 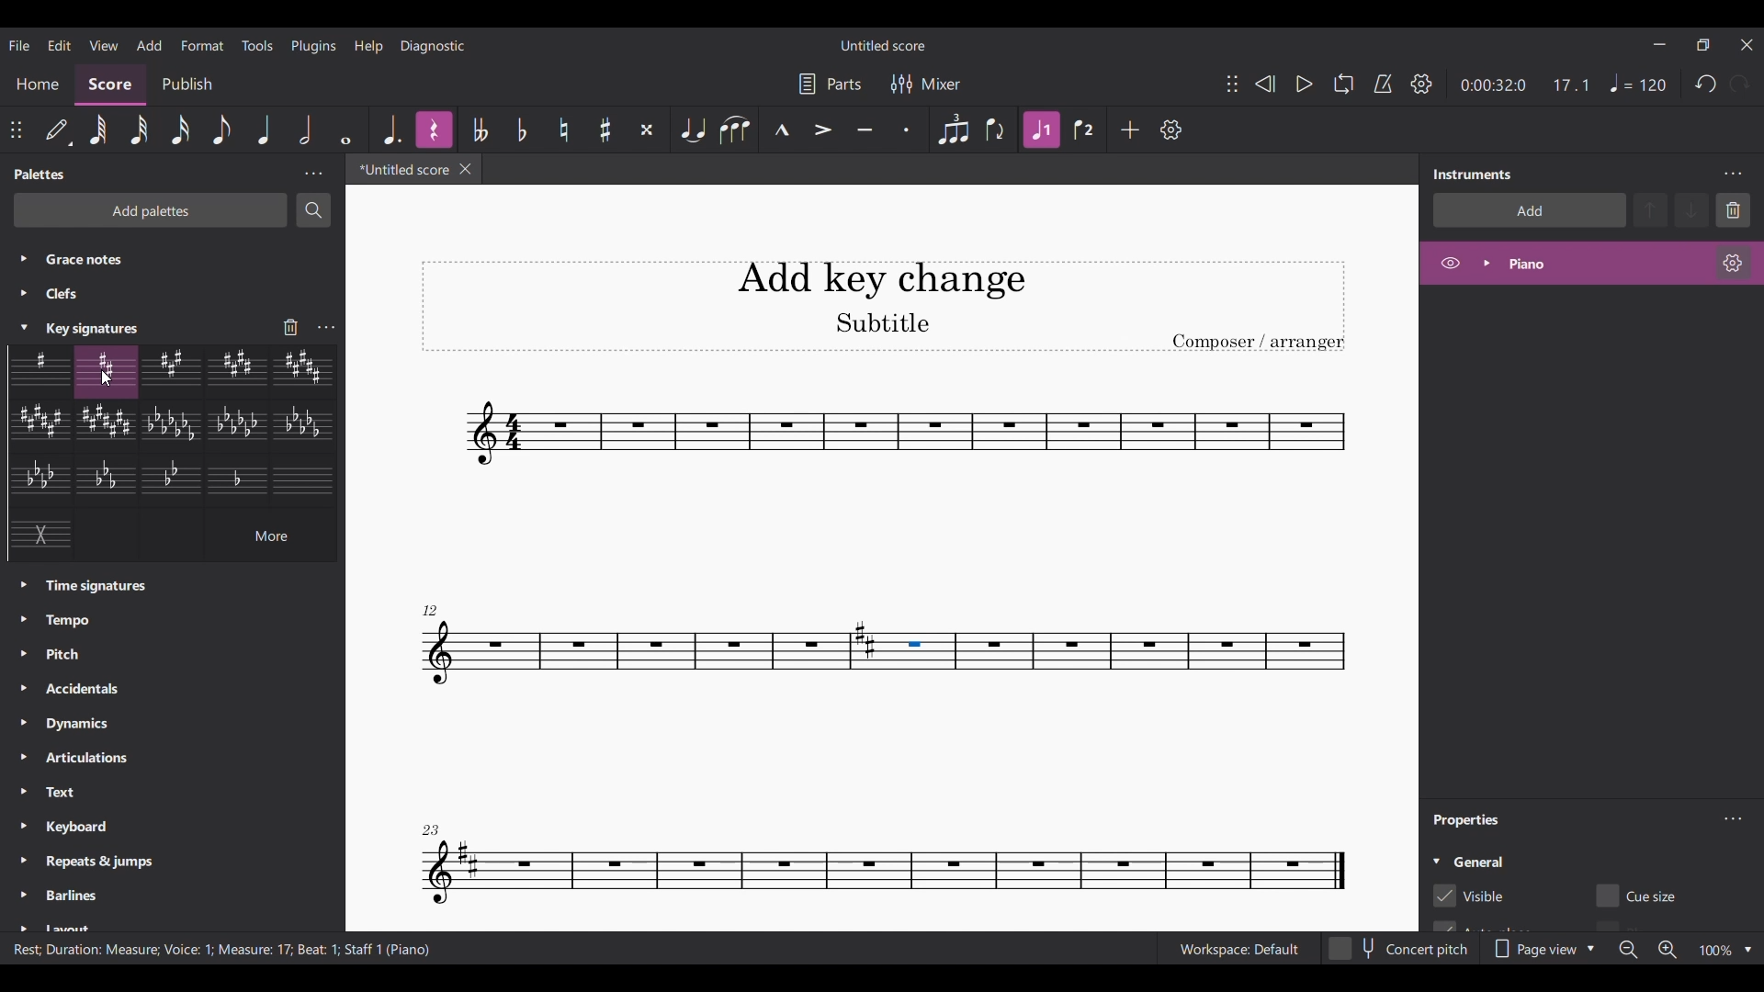 I want to click on Show/Hide settings, so click(x=1422, y=84).